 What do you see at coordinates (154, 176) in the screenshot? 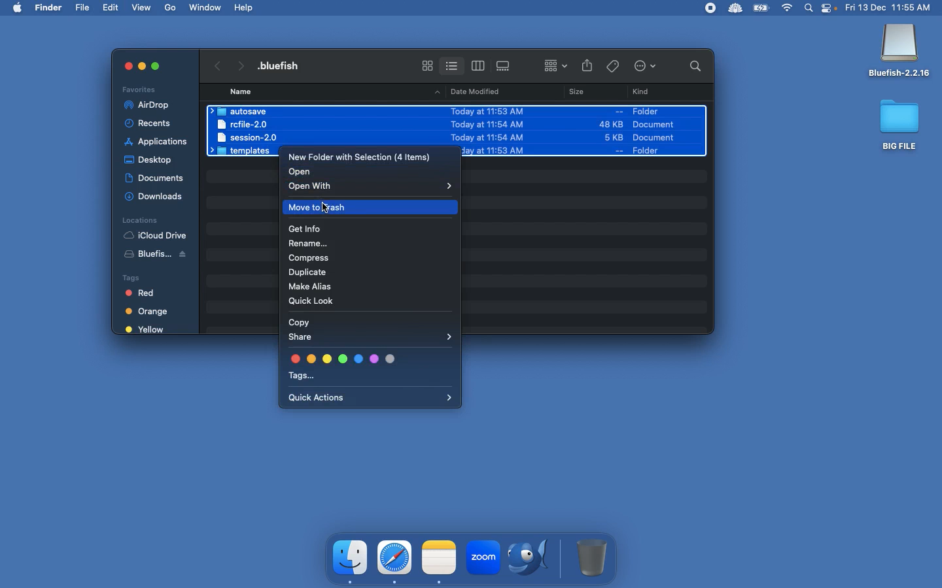
I see `documents` at bounding box center [154, 176].